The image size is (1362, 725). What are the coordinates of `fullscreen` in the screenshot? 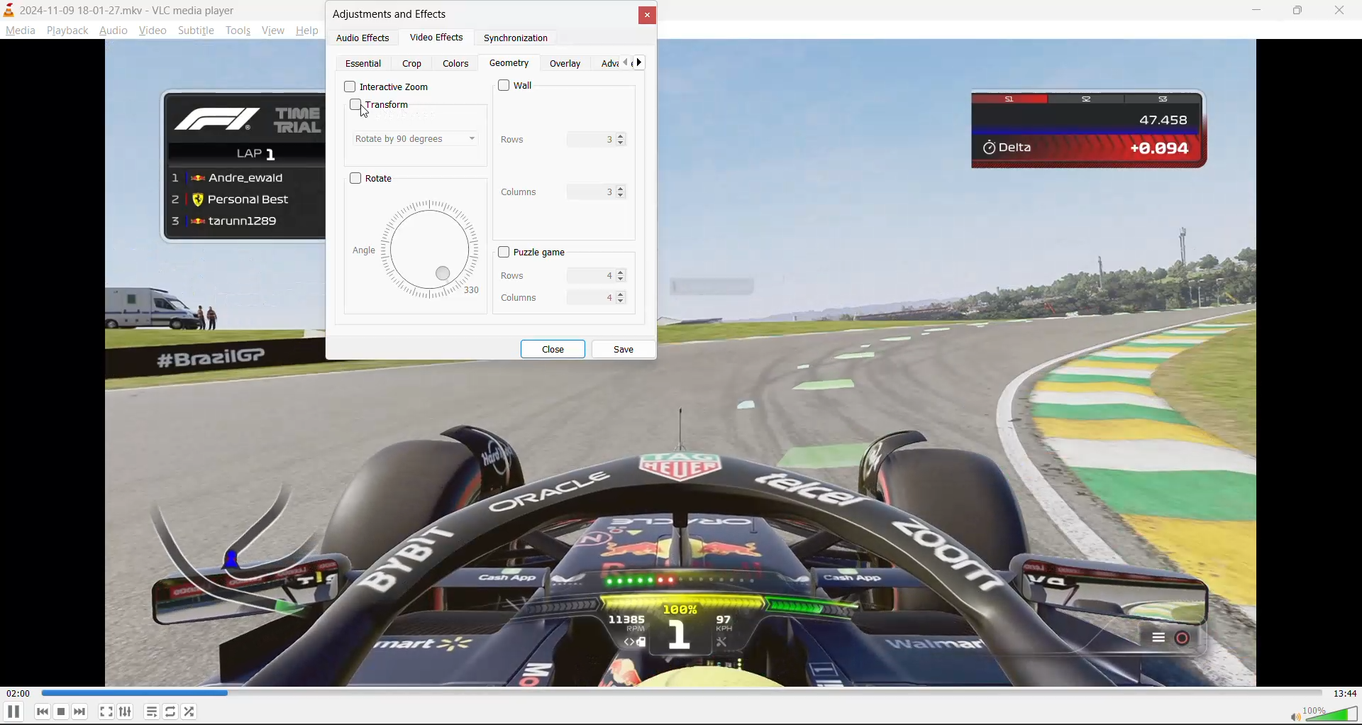 It's located at (106, 712).